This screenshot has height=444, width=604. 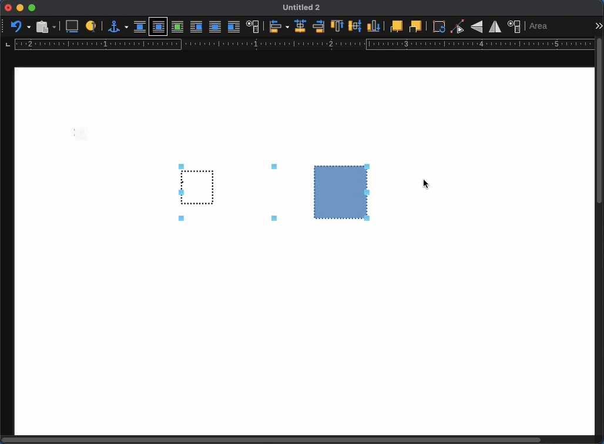 I want to click on align objects, so click(x=277, y=26).